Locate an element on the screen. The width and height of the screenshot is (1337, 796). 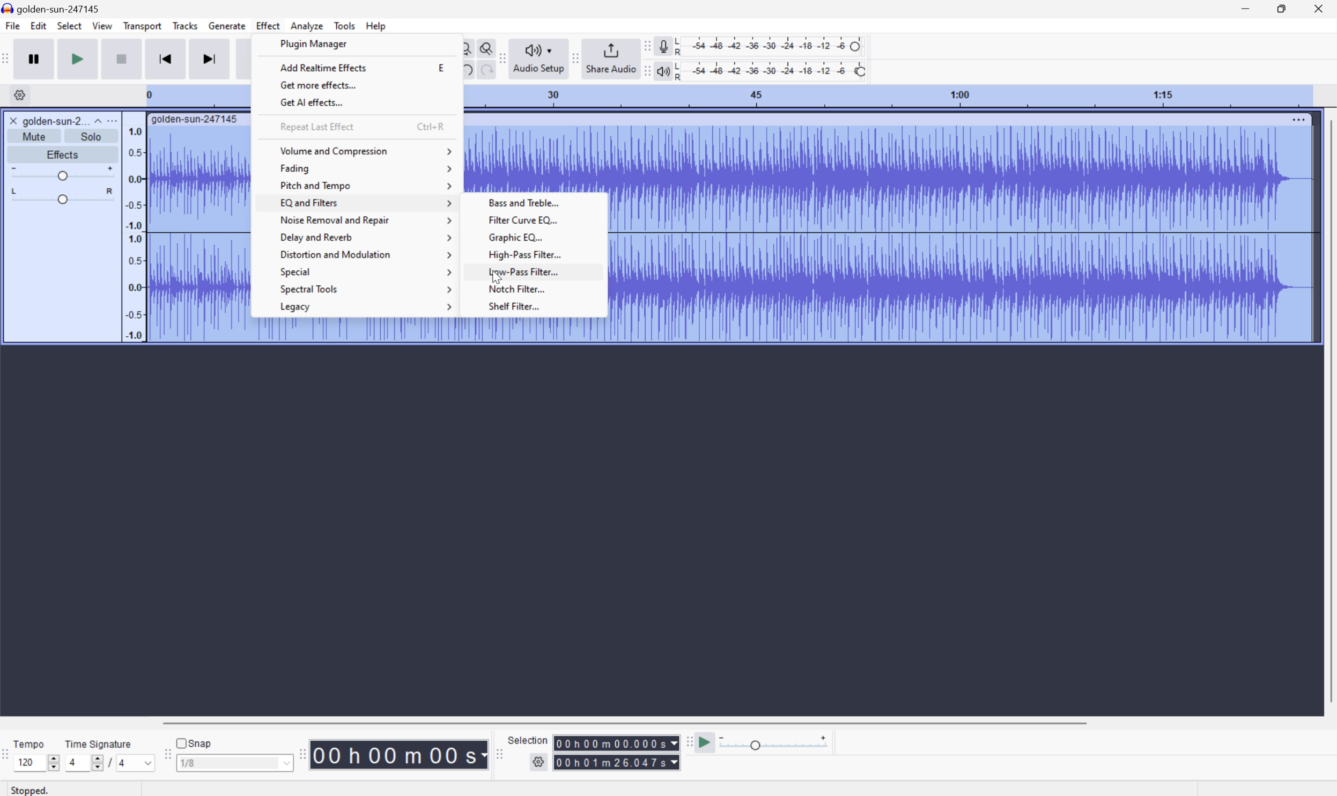
goldensun-247145 is located at coordinates (52, 9).